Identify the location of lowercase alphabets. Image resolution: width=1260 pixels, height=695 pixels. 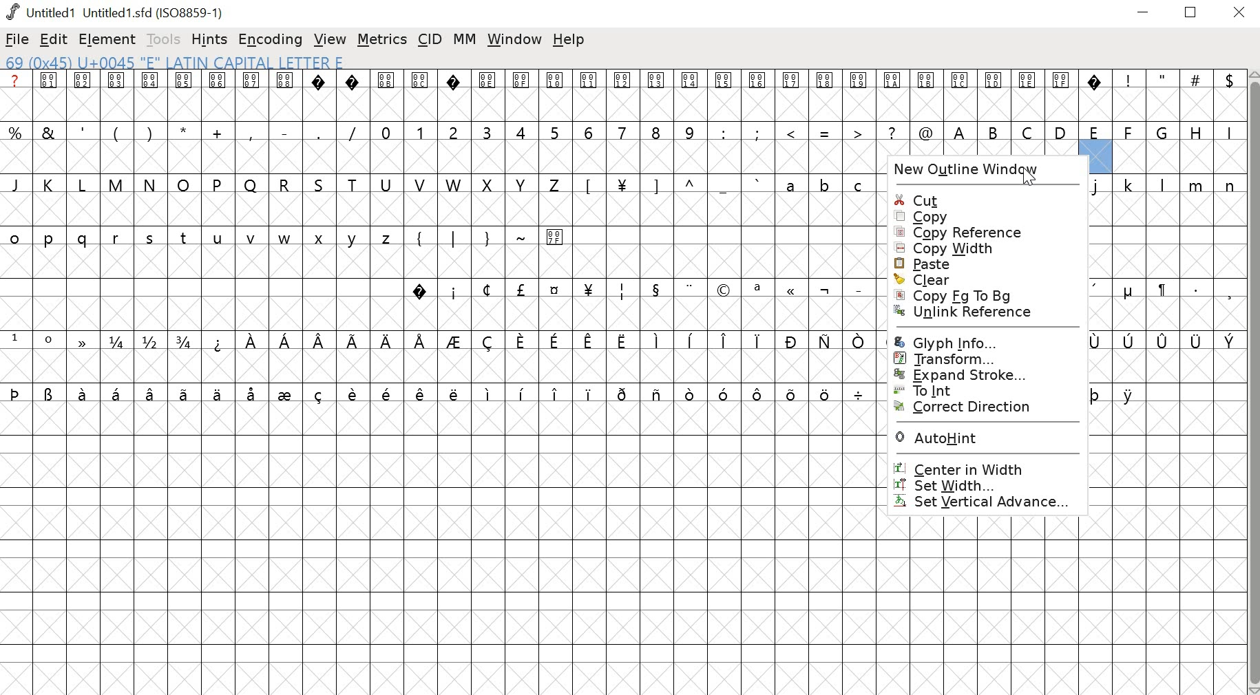
(1163, 186).